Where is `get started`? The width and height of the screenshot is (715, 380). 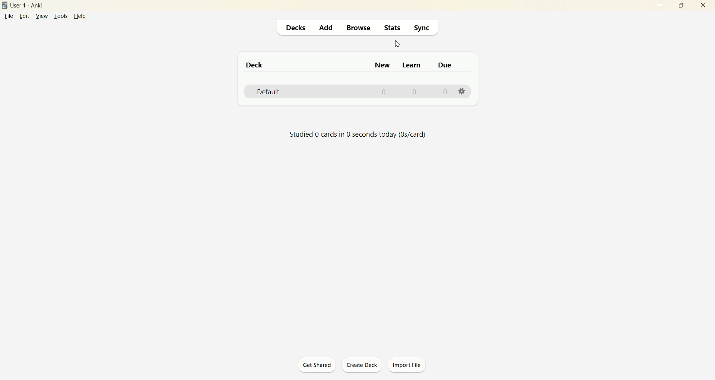
get started is located at coordinates (317, 365).